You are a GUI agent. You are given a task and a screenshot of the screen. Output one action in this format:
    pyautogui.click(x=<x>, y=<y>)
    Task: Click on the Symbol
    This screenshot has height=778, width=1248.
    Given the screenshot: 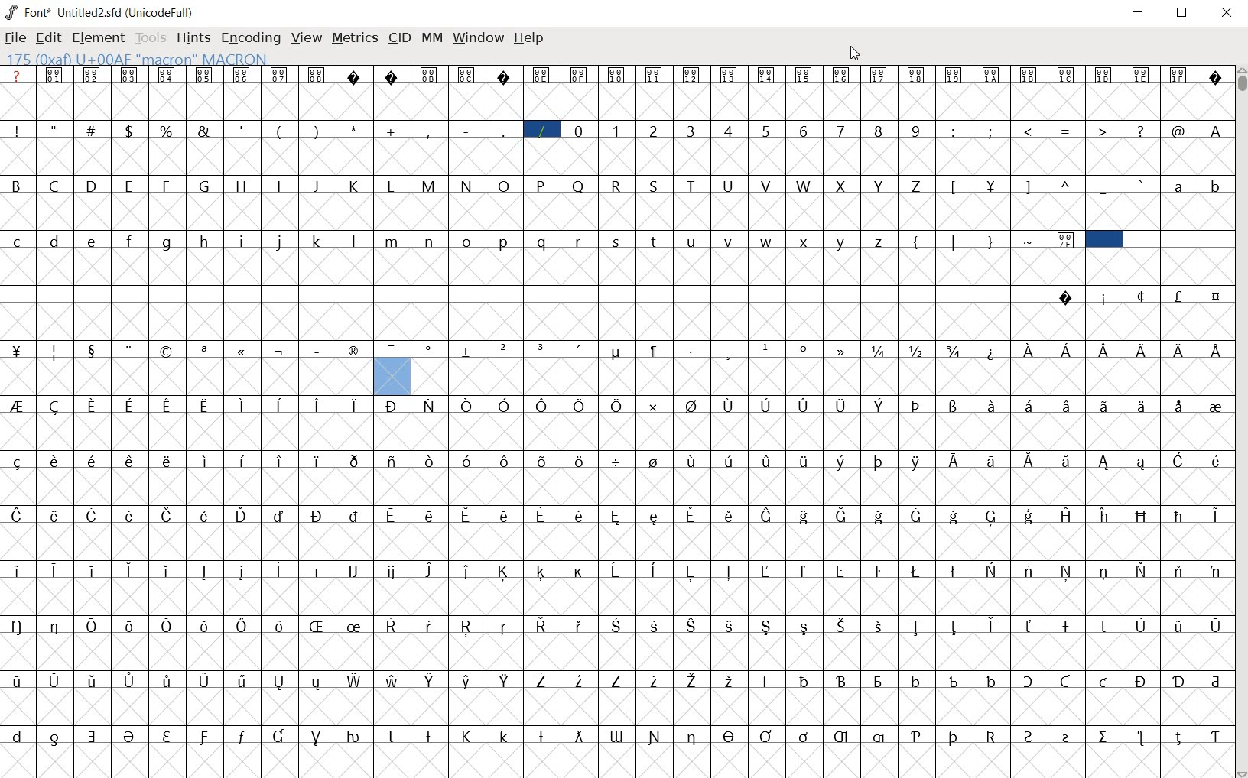 What is the action you would take?
    pyautogui.click(x=956, y=626)
    